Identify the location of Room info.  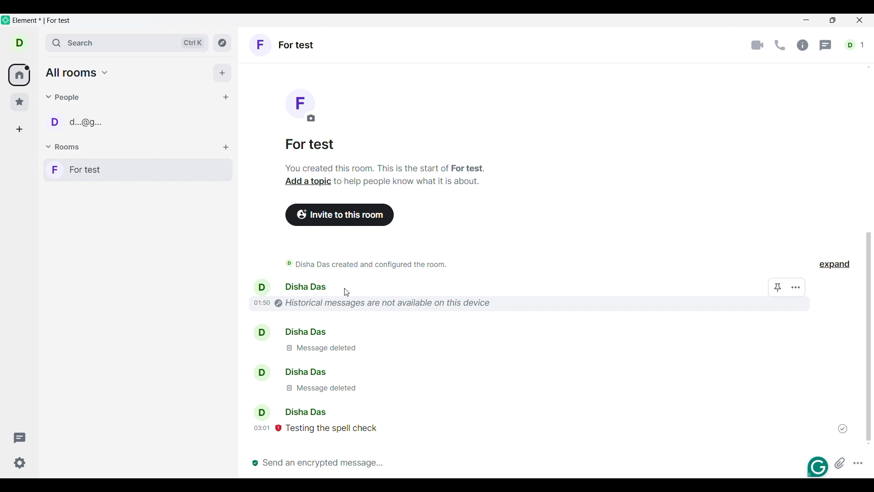
(803, 45).